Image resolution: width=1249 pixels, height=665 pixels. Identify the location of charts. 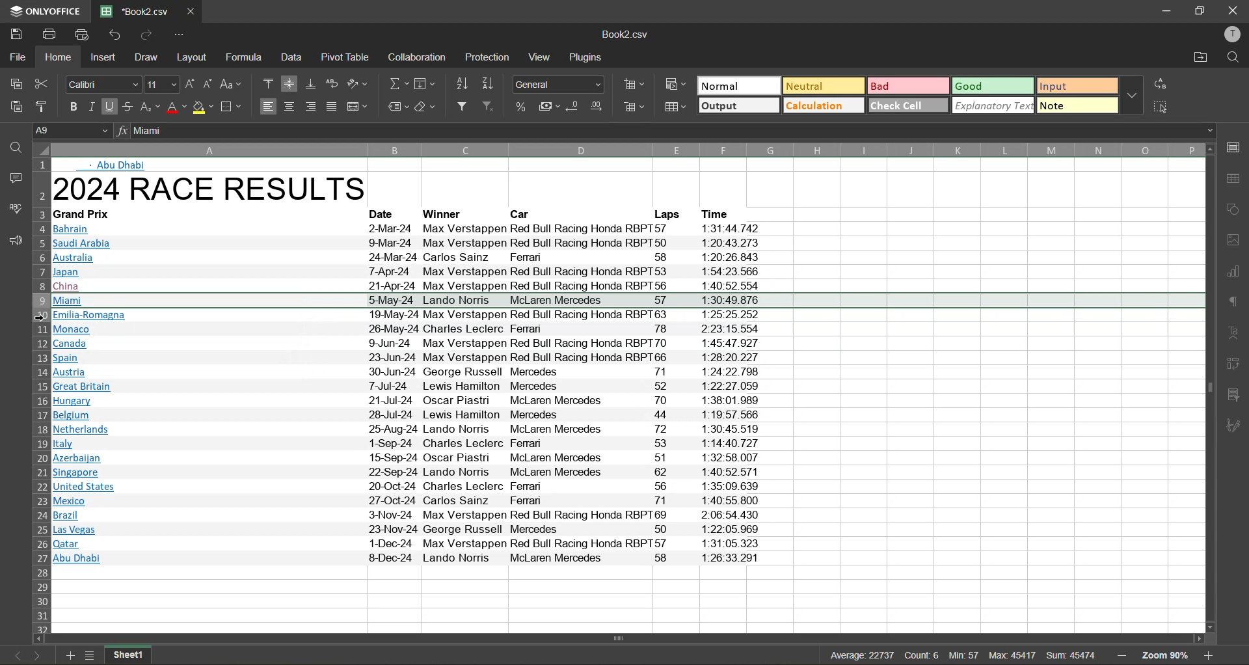
(1237, 275).